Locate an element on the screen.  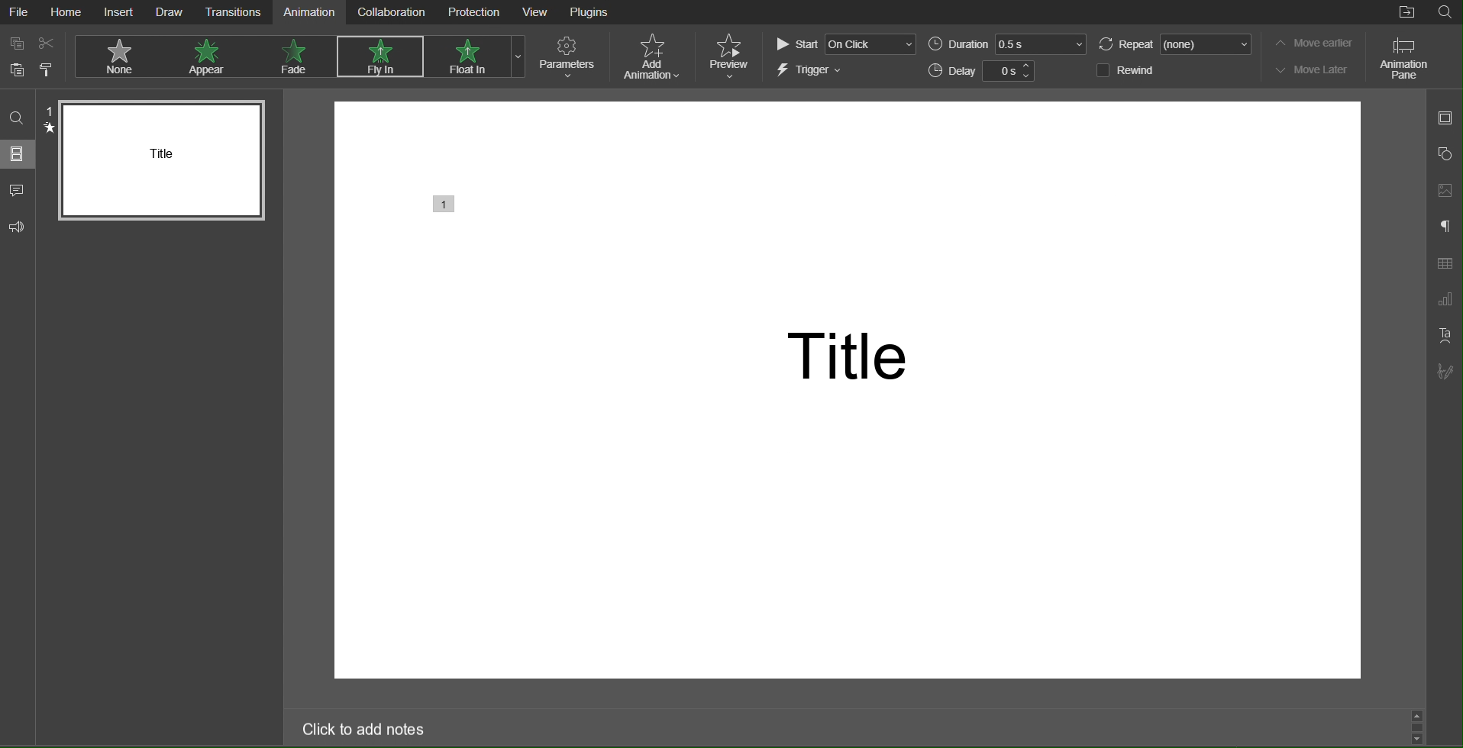
Graph Settings is located at coordinates (1445, 300).